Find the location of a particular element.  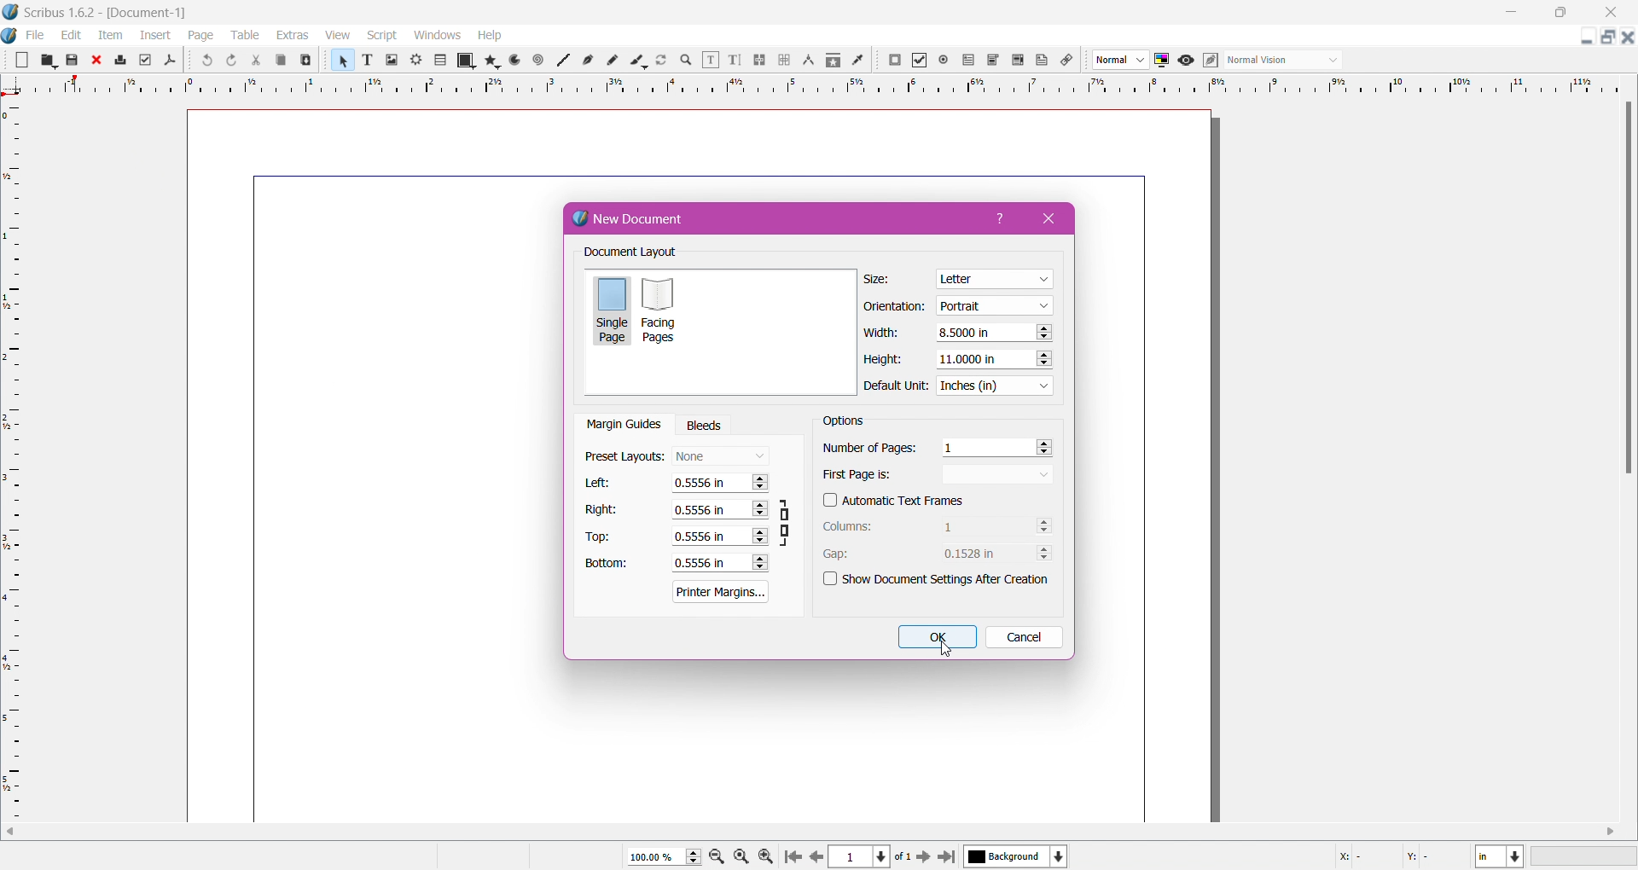

search is located at coordinates (685, 61).